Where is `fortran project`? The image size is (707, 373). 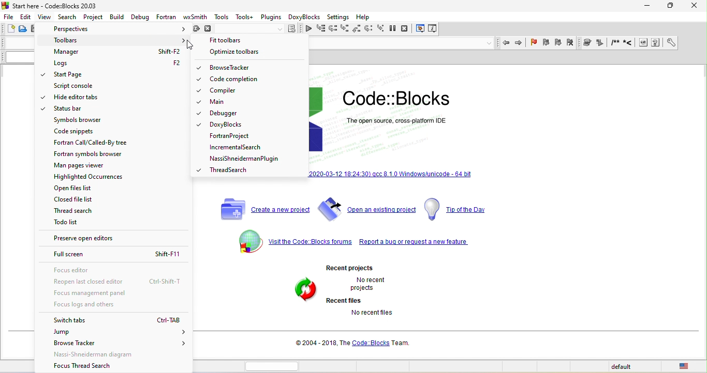
fortran project is located at coordinates (231, 137).